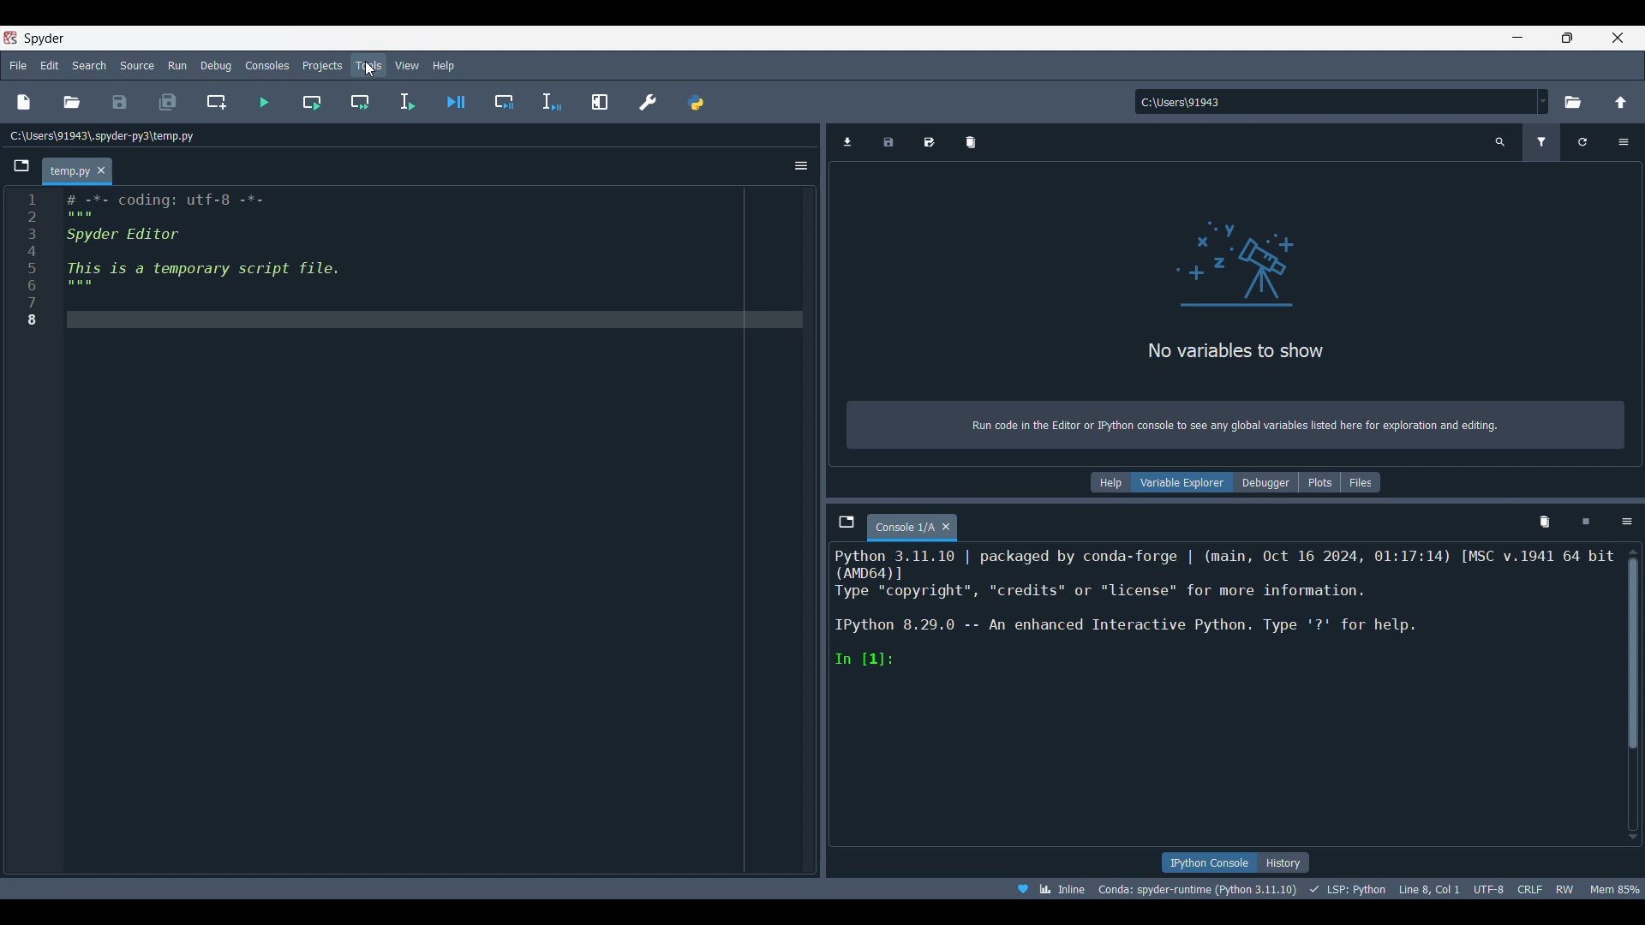 This screenshot has height=925, width=1645. I want to click on Tools menu, highlighted by cursor, so click(368, 64).